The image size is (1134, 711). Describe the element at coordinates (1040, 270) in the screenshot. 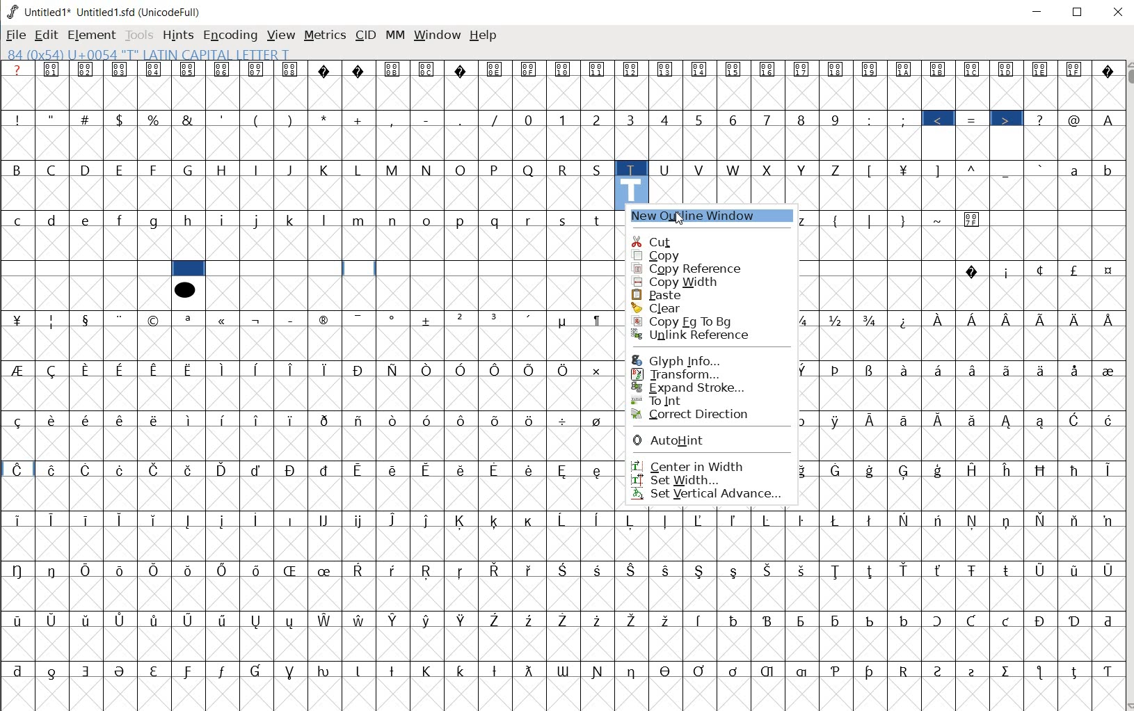

I see `Symbol` at that location.